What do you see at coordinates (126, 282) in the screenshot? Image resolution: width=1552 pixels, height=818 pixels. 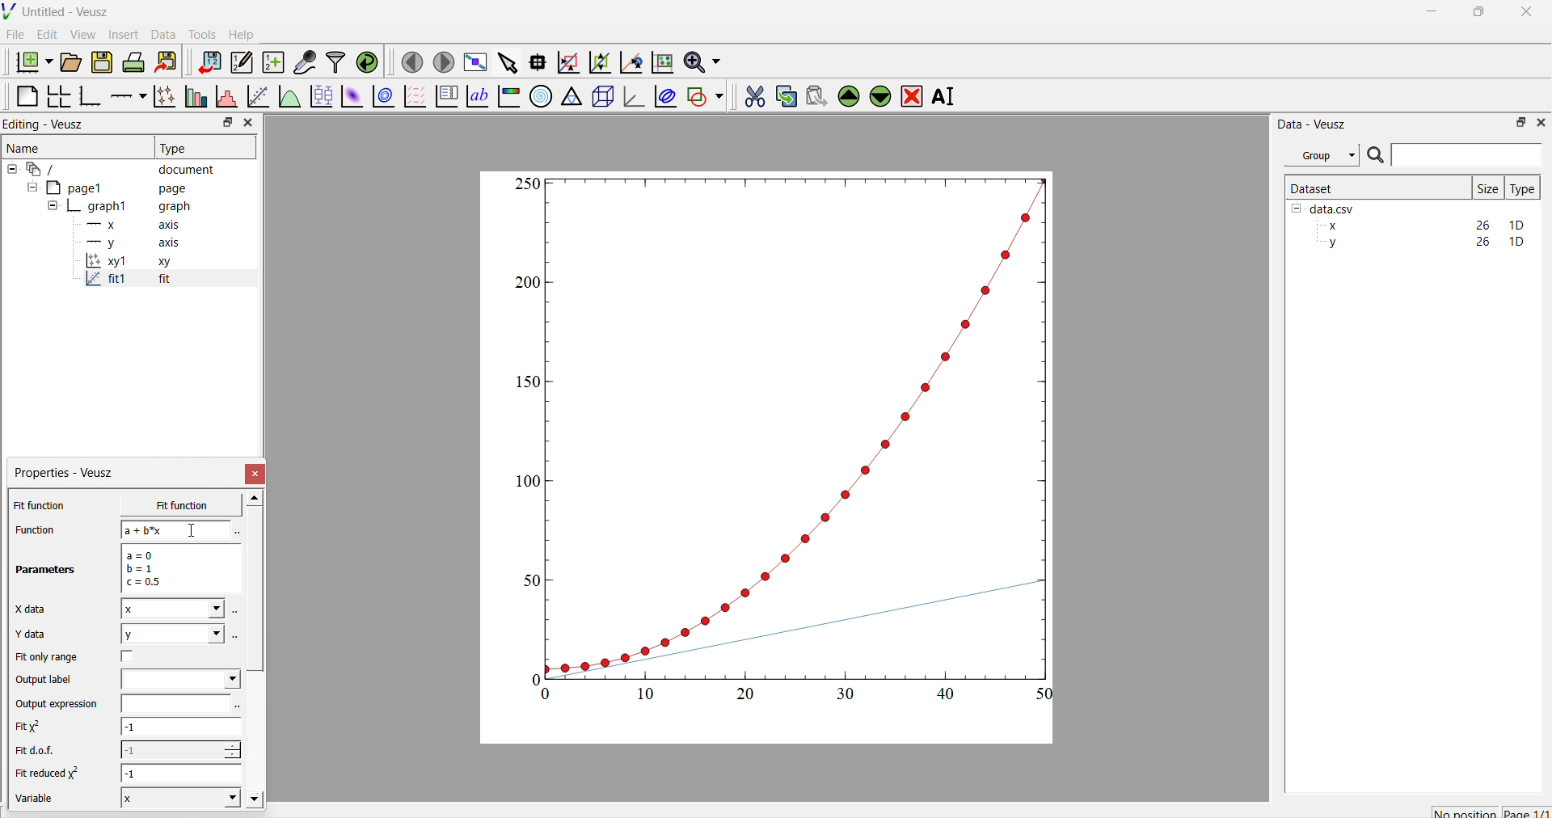 I see `fit1 fit` at bounding box center [126, 282].